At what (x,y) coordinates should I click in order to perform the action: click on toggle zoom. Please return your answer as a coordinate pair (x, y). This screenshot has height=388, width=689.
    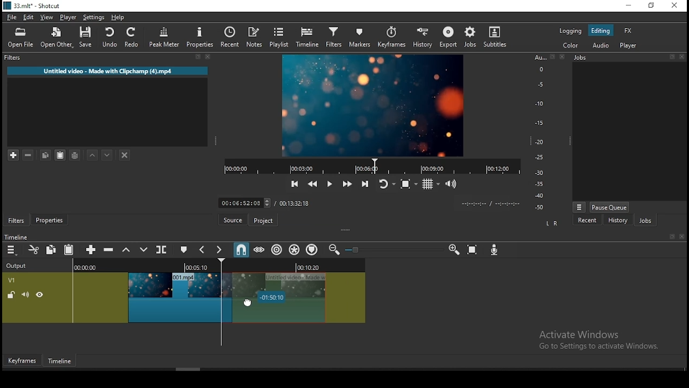
    Looking at the image, I should click on (409, 184).